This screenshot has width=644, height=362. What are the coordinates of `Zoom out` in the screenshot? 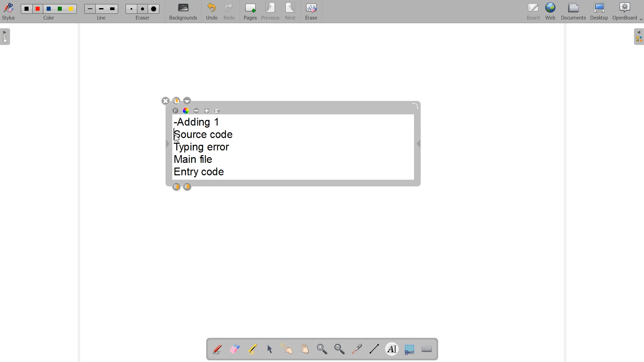 It's located at (339, 349).